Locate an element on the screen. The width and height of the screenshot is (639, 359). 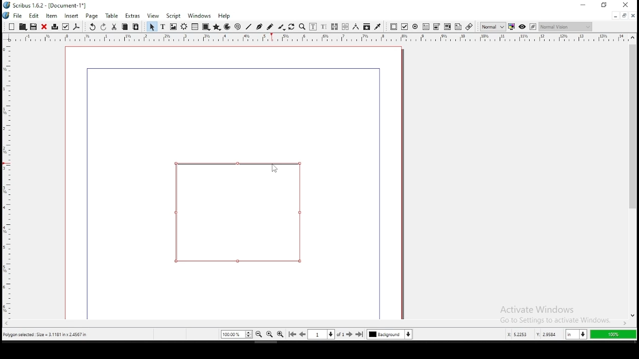
select current layer is located at coordinates (389, 334).